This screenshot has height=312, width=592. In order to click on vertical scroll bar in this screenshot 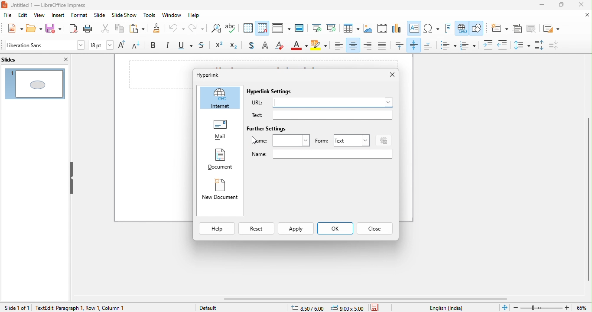, I will do `click(587, 194)`.